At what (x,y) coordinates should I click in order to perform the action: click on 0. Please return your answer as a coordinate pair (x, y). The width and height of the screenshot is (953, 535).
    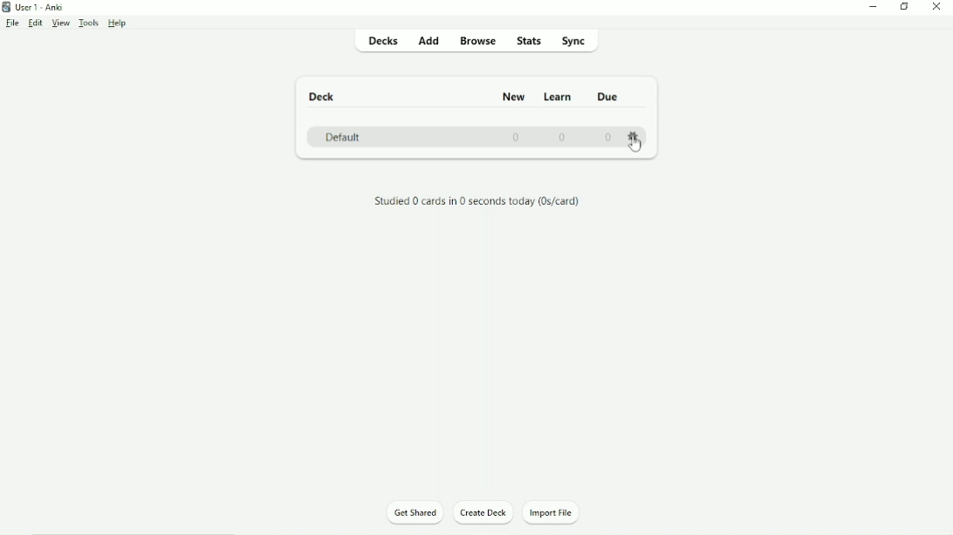
    Looking at the image, I should click on (514, 138).